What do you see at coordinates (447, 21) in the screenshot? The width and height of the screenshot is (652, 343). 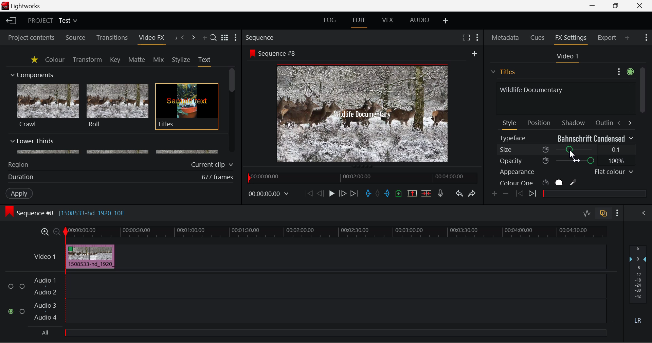 I see `Add Layout` at bounding box center [447, 21].